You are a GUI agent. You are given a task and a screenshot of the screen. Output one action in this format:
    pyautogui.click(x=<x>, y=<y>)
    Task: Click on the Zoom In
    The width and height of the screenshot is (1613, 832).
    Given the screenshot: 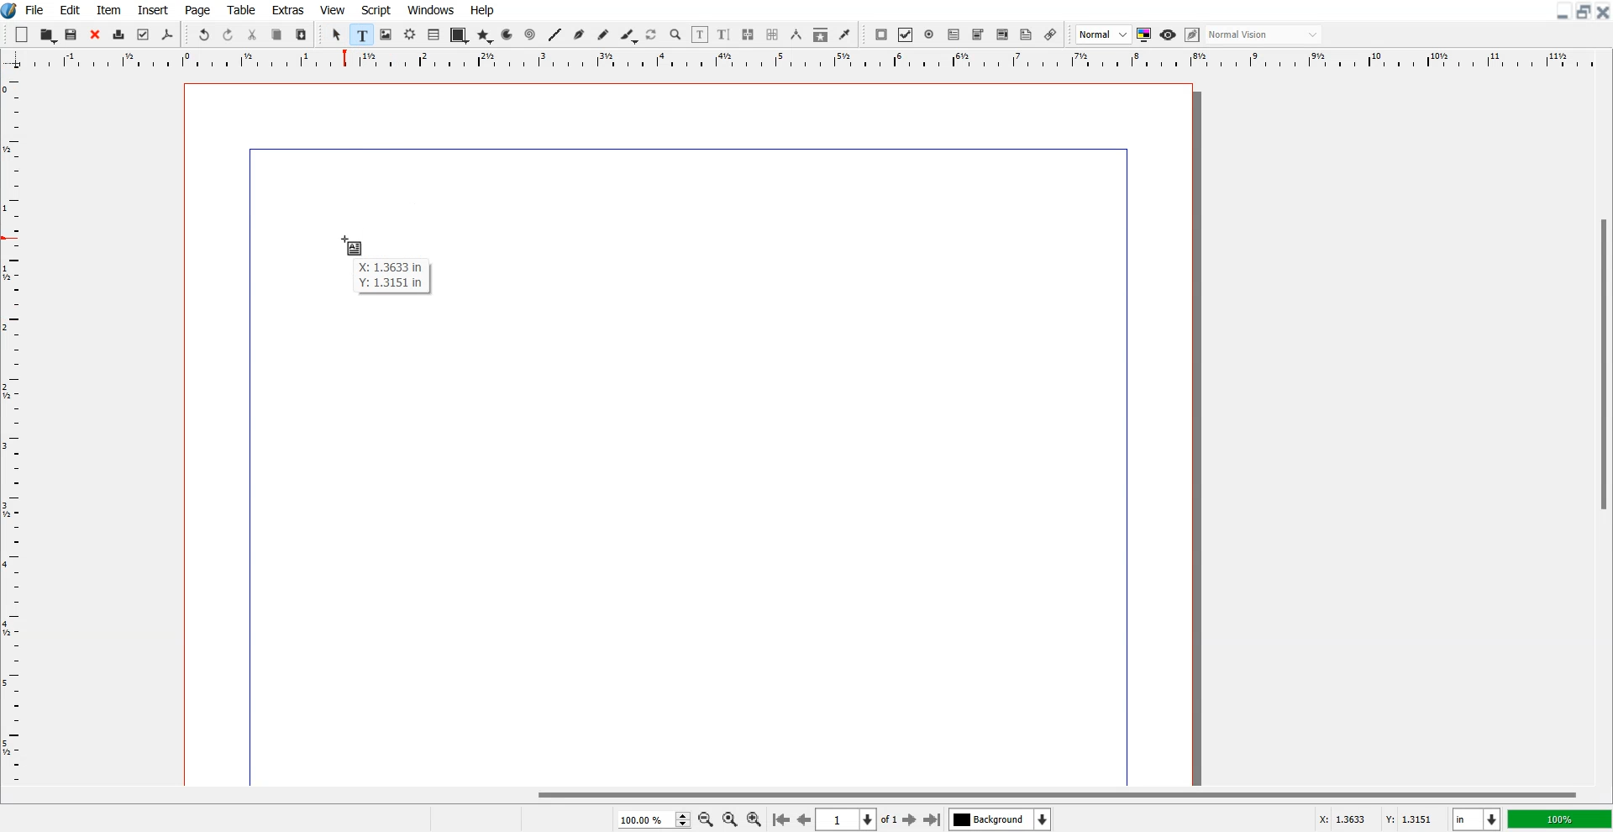 What is the action you would take?
    pyautogui.click(x=754, y=819)
    